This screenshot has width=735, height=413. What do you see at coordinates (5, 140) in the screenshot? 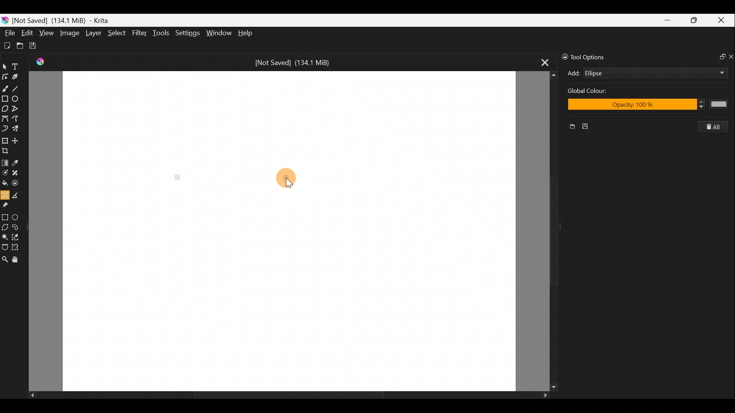
I see `Transform a layer/selection` at bounding box center [5, 140].